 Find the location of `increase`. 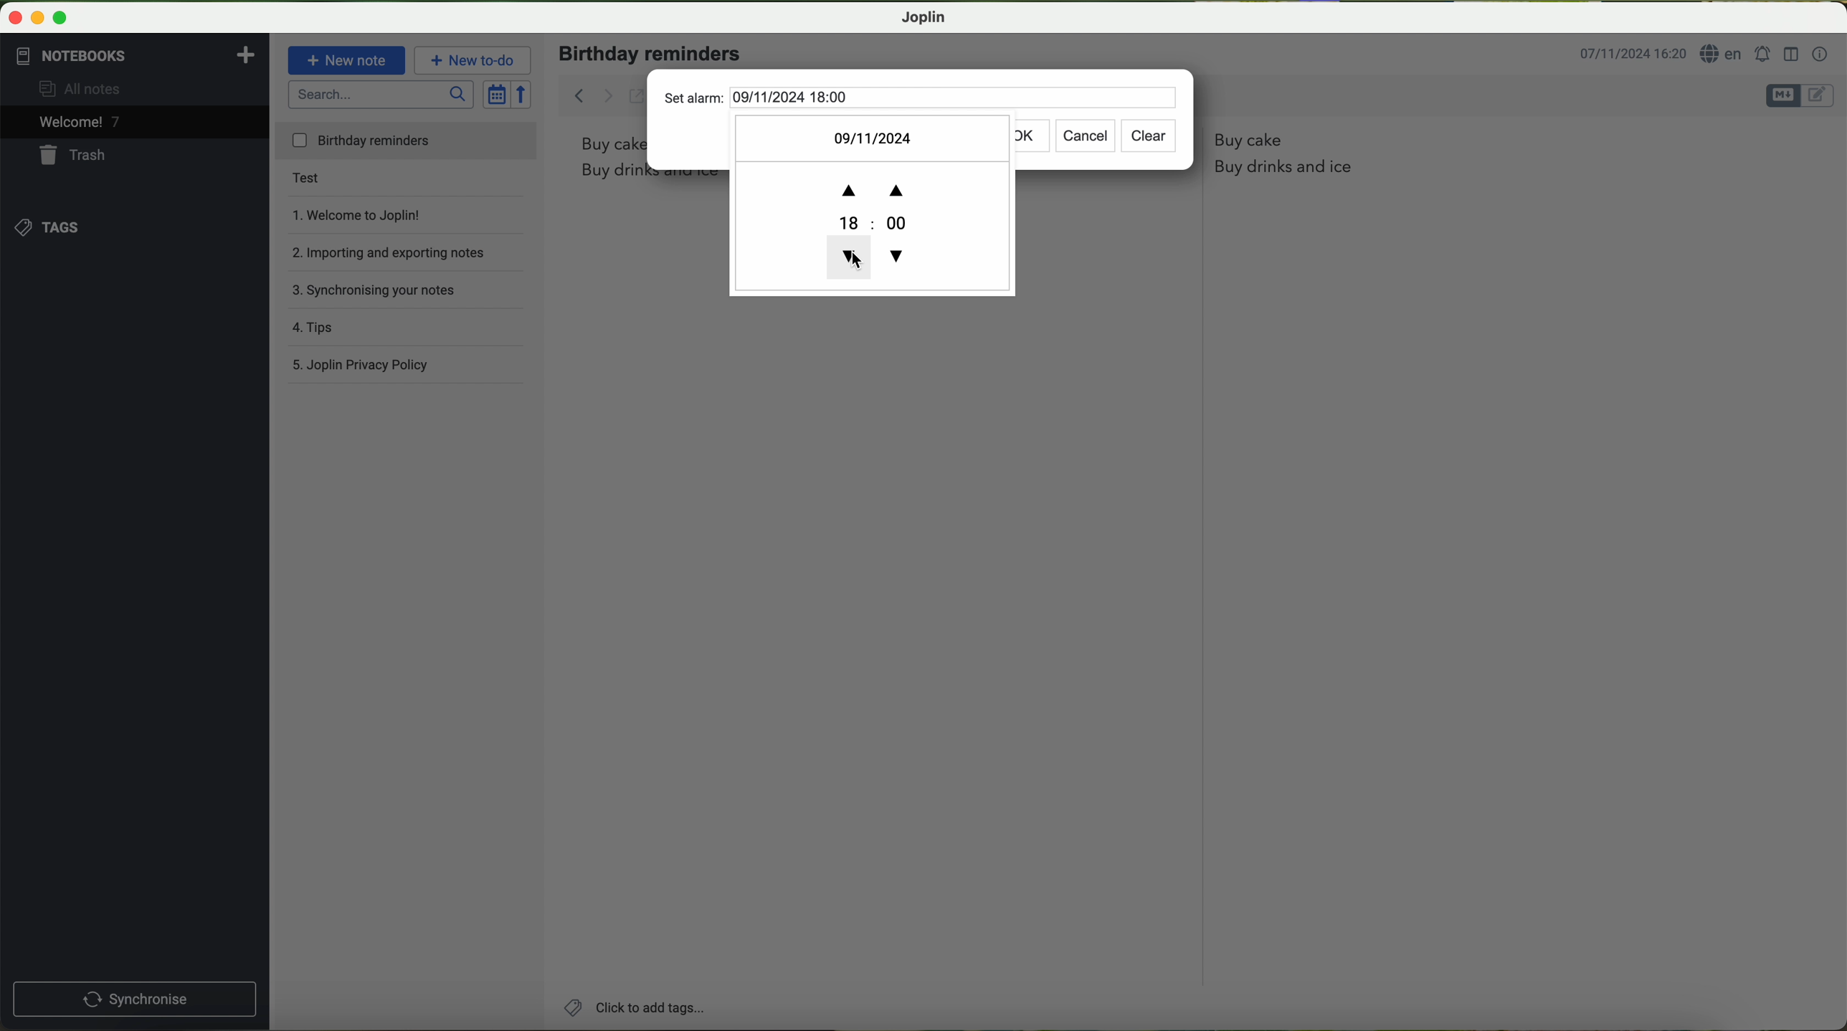

increase is located at coordinates (885, 189).